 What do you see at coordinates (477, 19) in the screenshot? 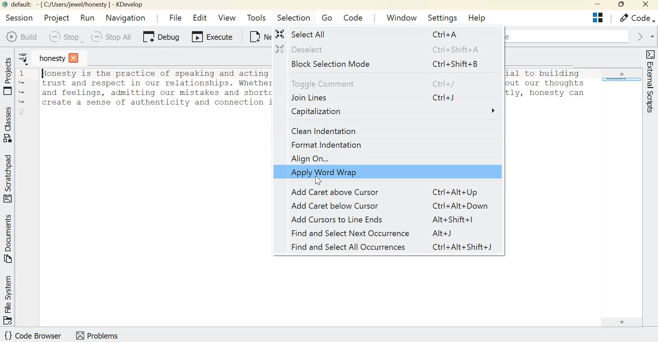
I see `Help` at bounding box center [477, 19].